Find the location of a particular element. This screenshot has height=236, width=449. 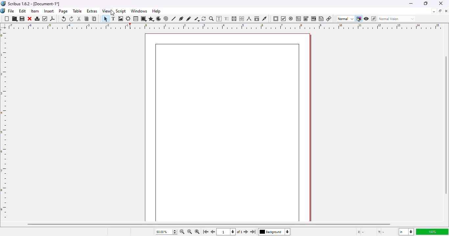

logo is located at coordinates (3, 3).